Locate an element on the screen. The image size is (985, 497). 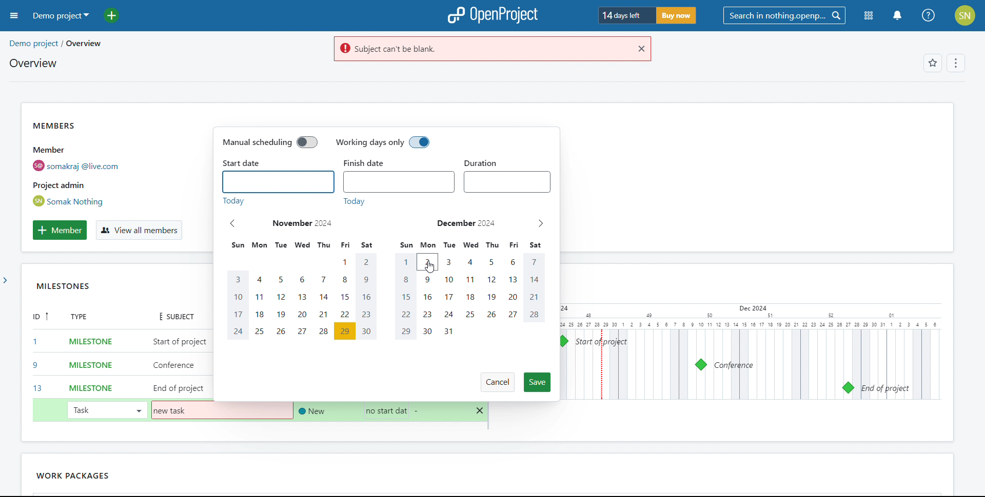
start date is located at coordinates (242, 163).